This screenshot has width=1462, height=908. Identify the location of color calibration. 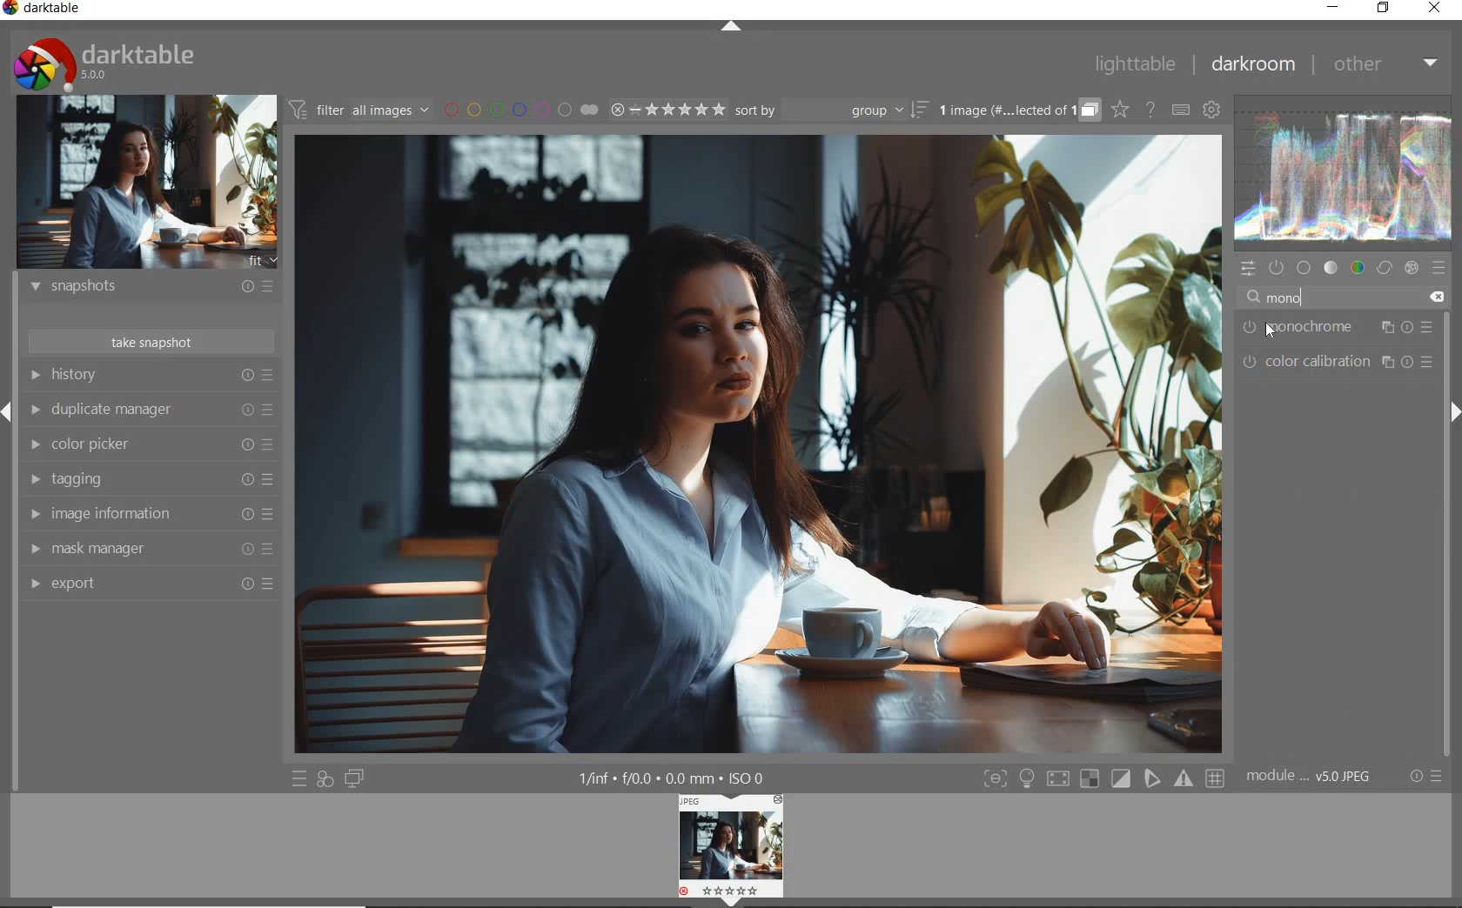
(1338, 361).